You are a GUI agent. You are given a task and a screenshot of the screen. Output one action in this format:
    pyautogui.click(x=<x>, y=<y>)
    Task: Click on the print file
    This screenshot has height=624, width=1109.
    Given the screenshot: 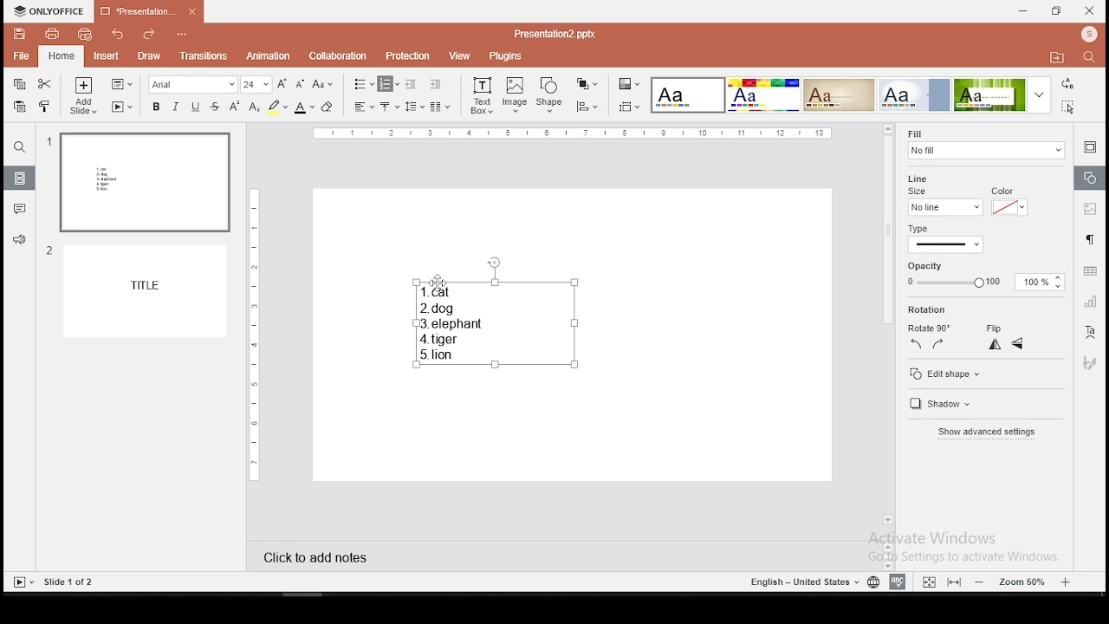 What is the action you would take?
    pyautogui.click(x=49, y=34)
    